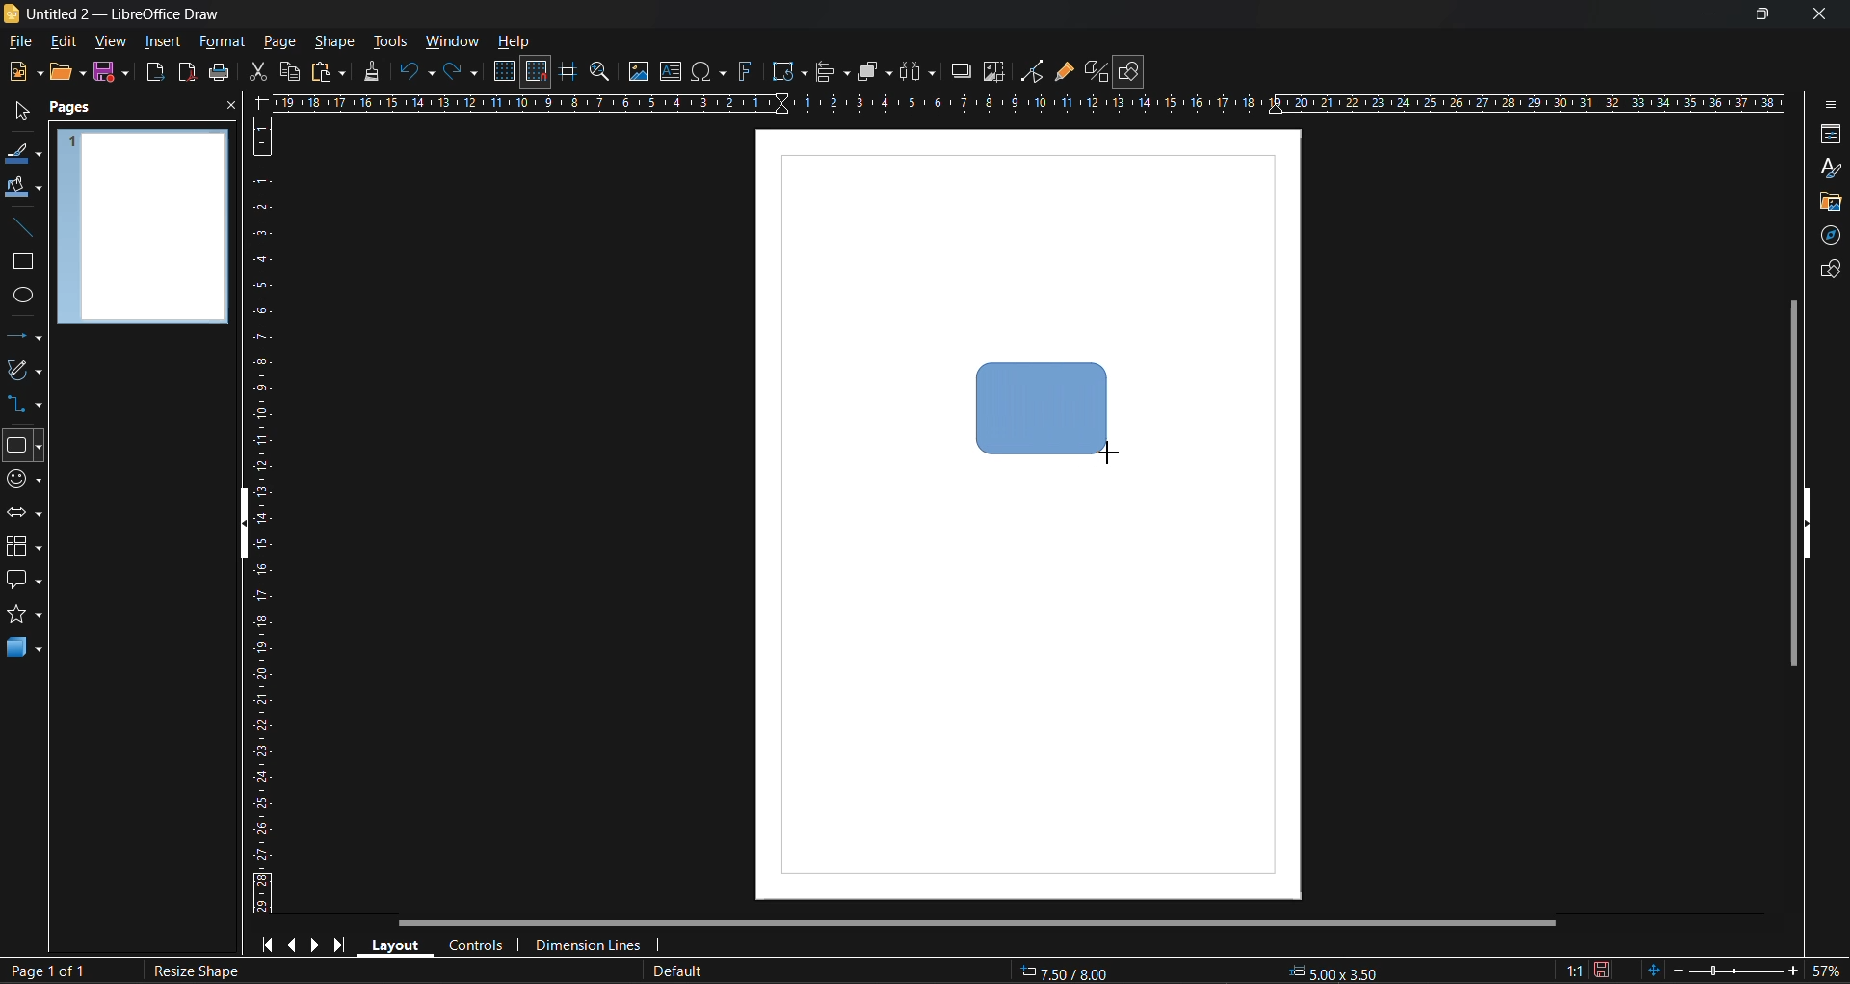 The height and width of the screenshot is (984, 1850). What do you see at coordinates (280, 40) in the screenshot?
I see `page` at bounding box center [280, 40].